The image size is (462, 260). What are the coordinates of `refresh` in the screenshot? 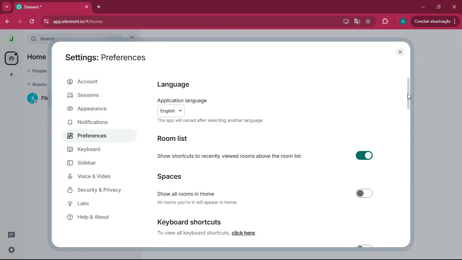 It's located at (33, 21).